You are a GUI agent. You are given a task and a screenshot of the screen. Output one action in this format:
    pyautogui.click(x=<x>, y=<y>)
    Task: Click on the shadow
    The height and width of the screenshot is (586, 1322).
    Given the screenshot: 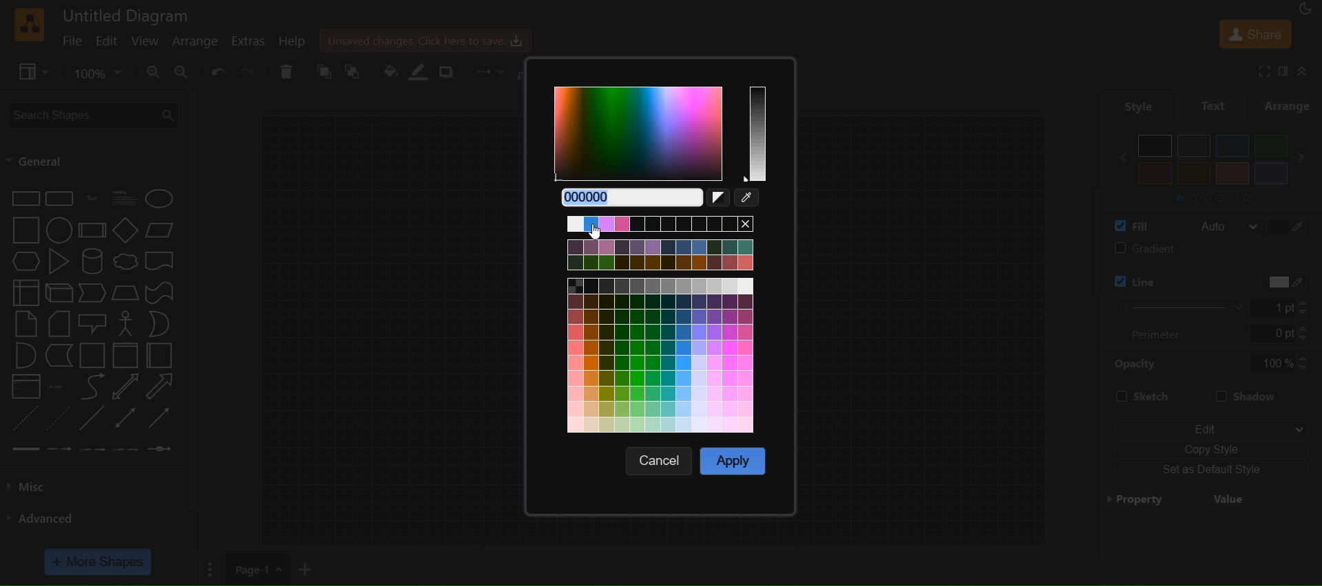 What is the action you would take?
    pyautogui.click(x=1253, y=394)
    